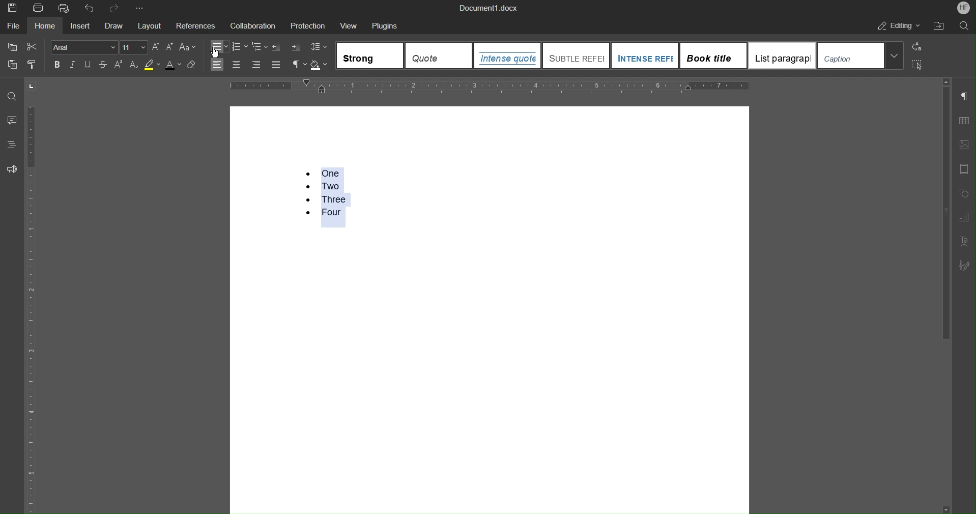  I want to click on Print, so click(40, 7).